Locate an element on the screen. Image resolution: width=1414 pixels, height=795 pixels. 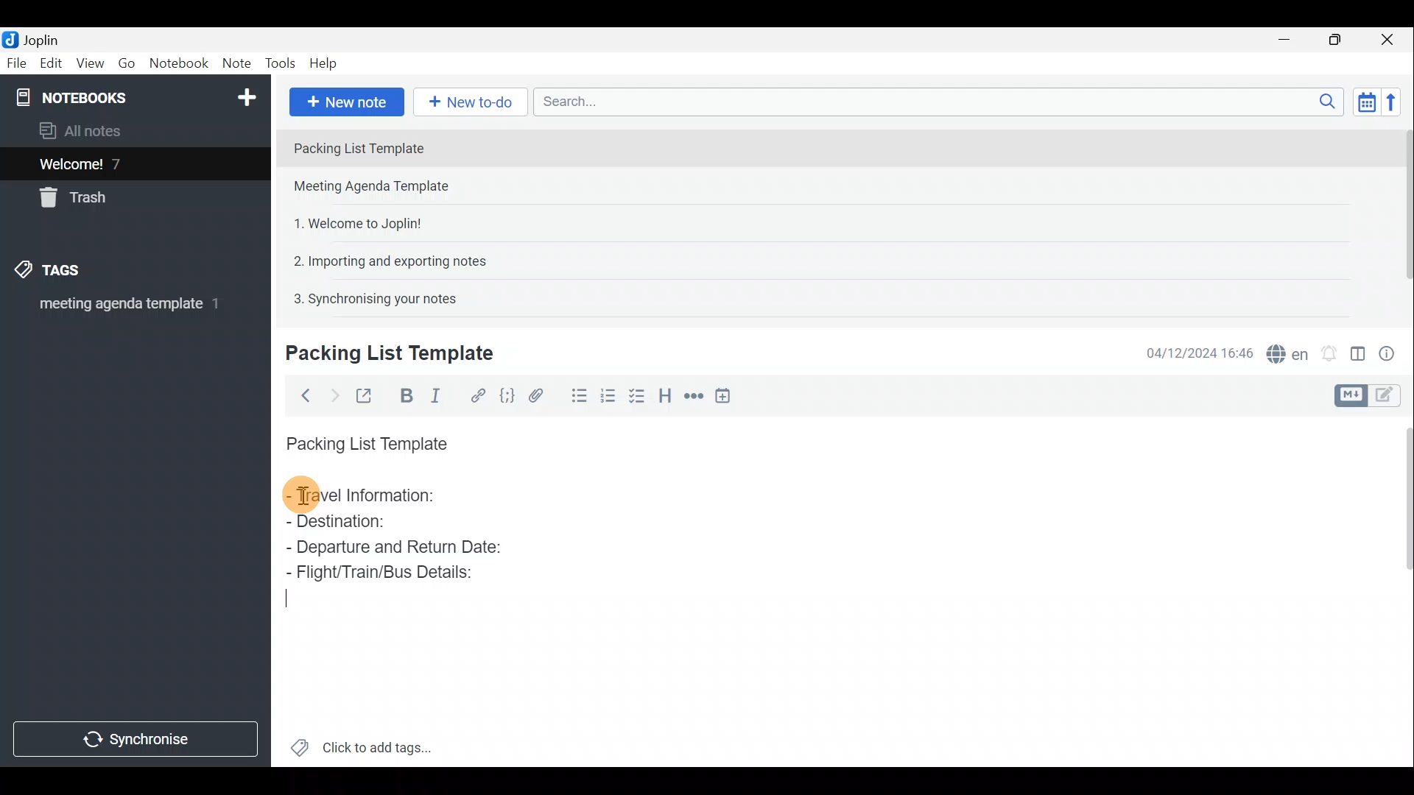
Scroll bar is located at coordinates (1400, 215).